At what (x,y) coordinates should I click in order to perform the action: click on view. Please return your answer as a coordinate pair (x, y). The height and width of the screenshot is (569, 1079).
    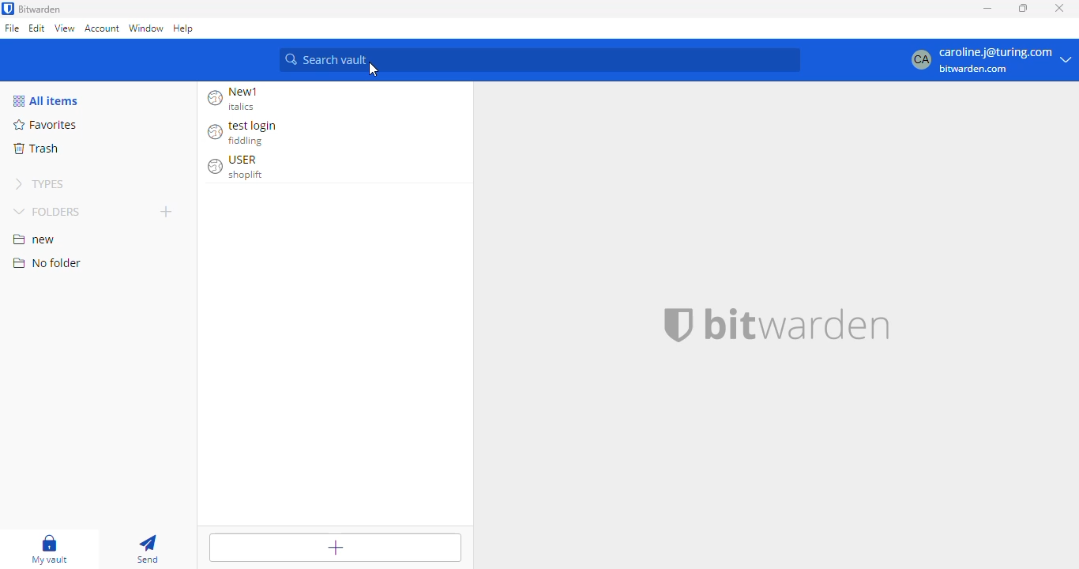
    Looking at the image, I should click on (65, 28).